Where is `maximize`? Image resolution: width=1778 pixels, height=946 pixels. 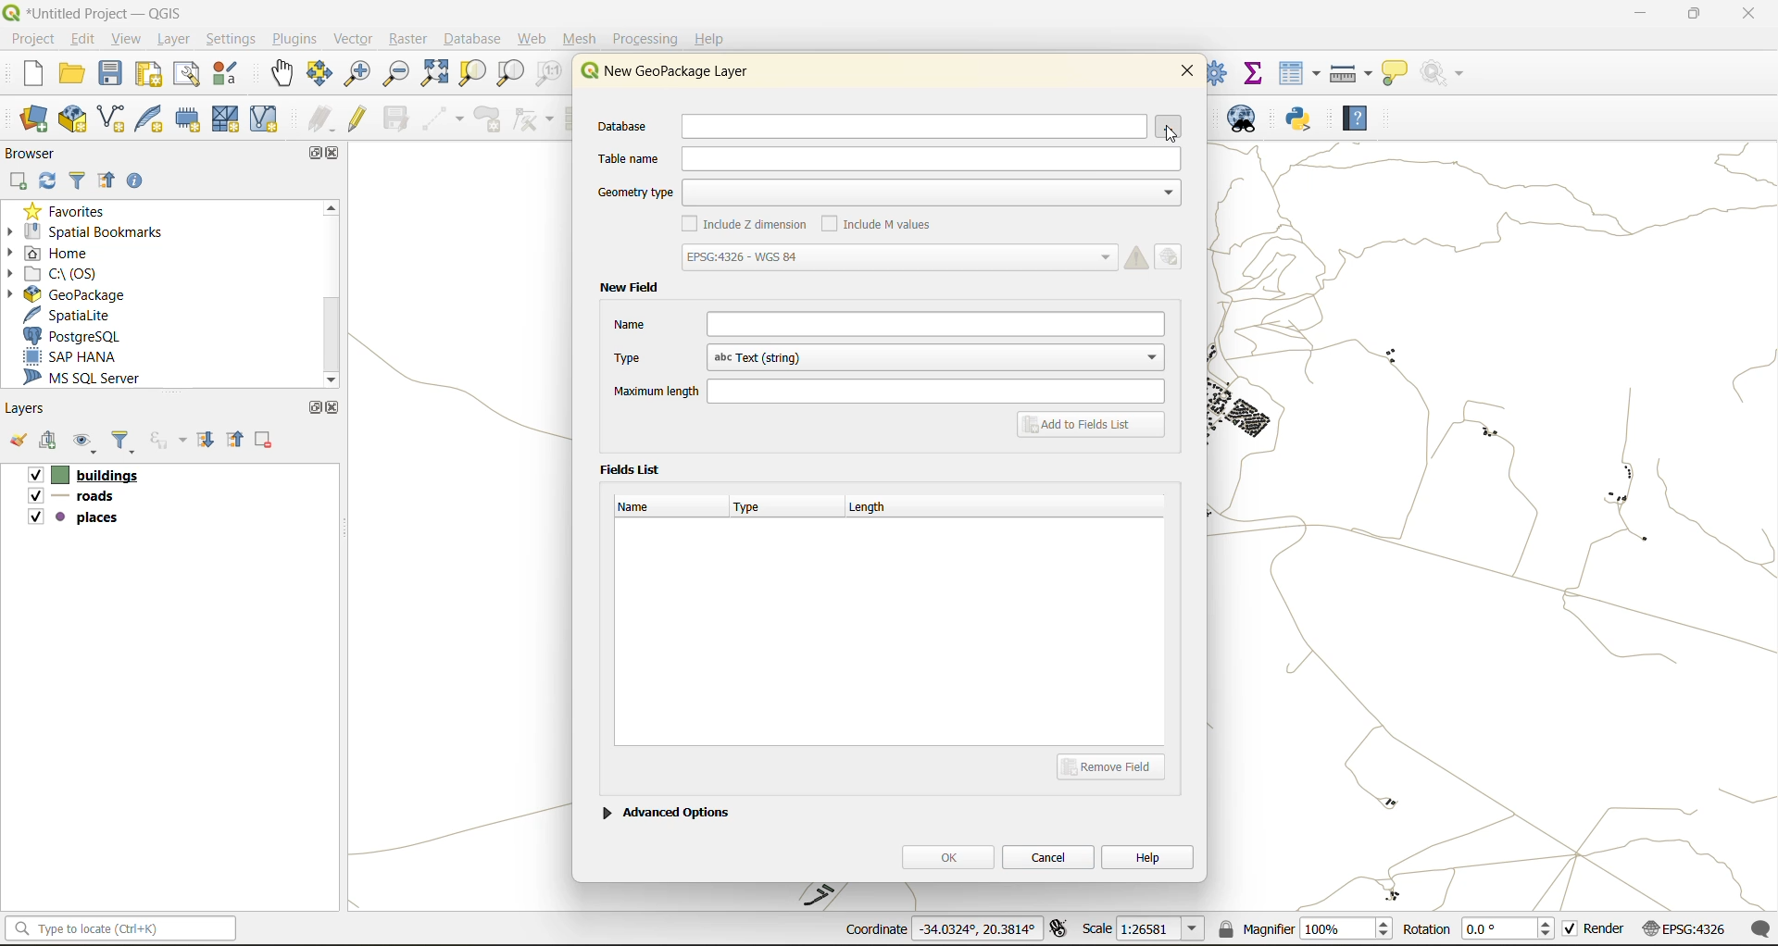 maximize is located at coordinates (314, 407).